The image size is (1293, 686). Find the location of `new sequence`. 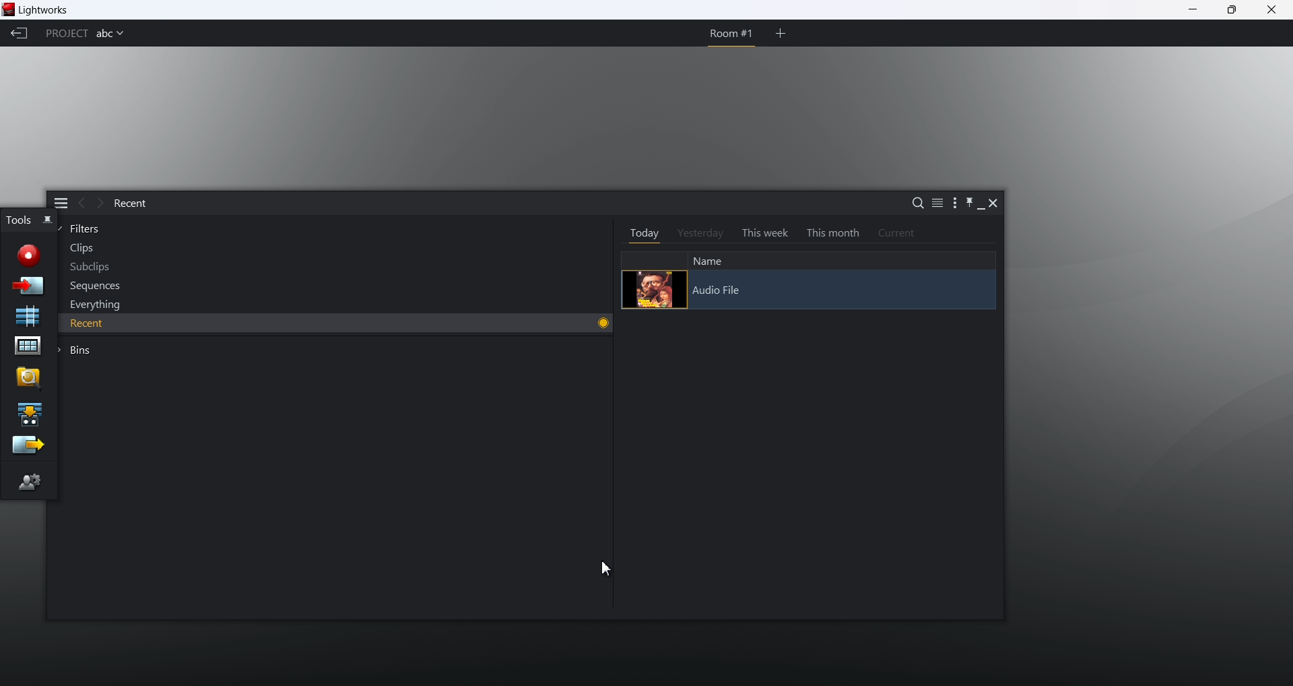

new sequence is located at coordinates (29, 316).